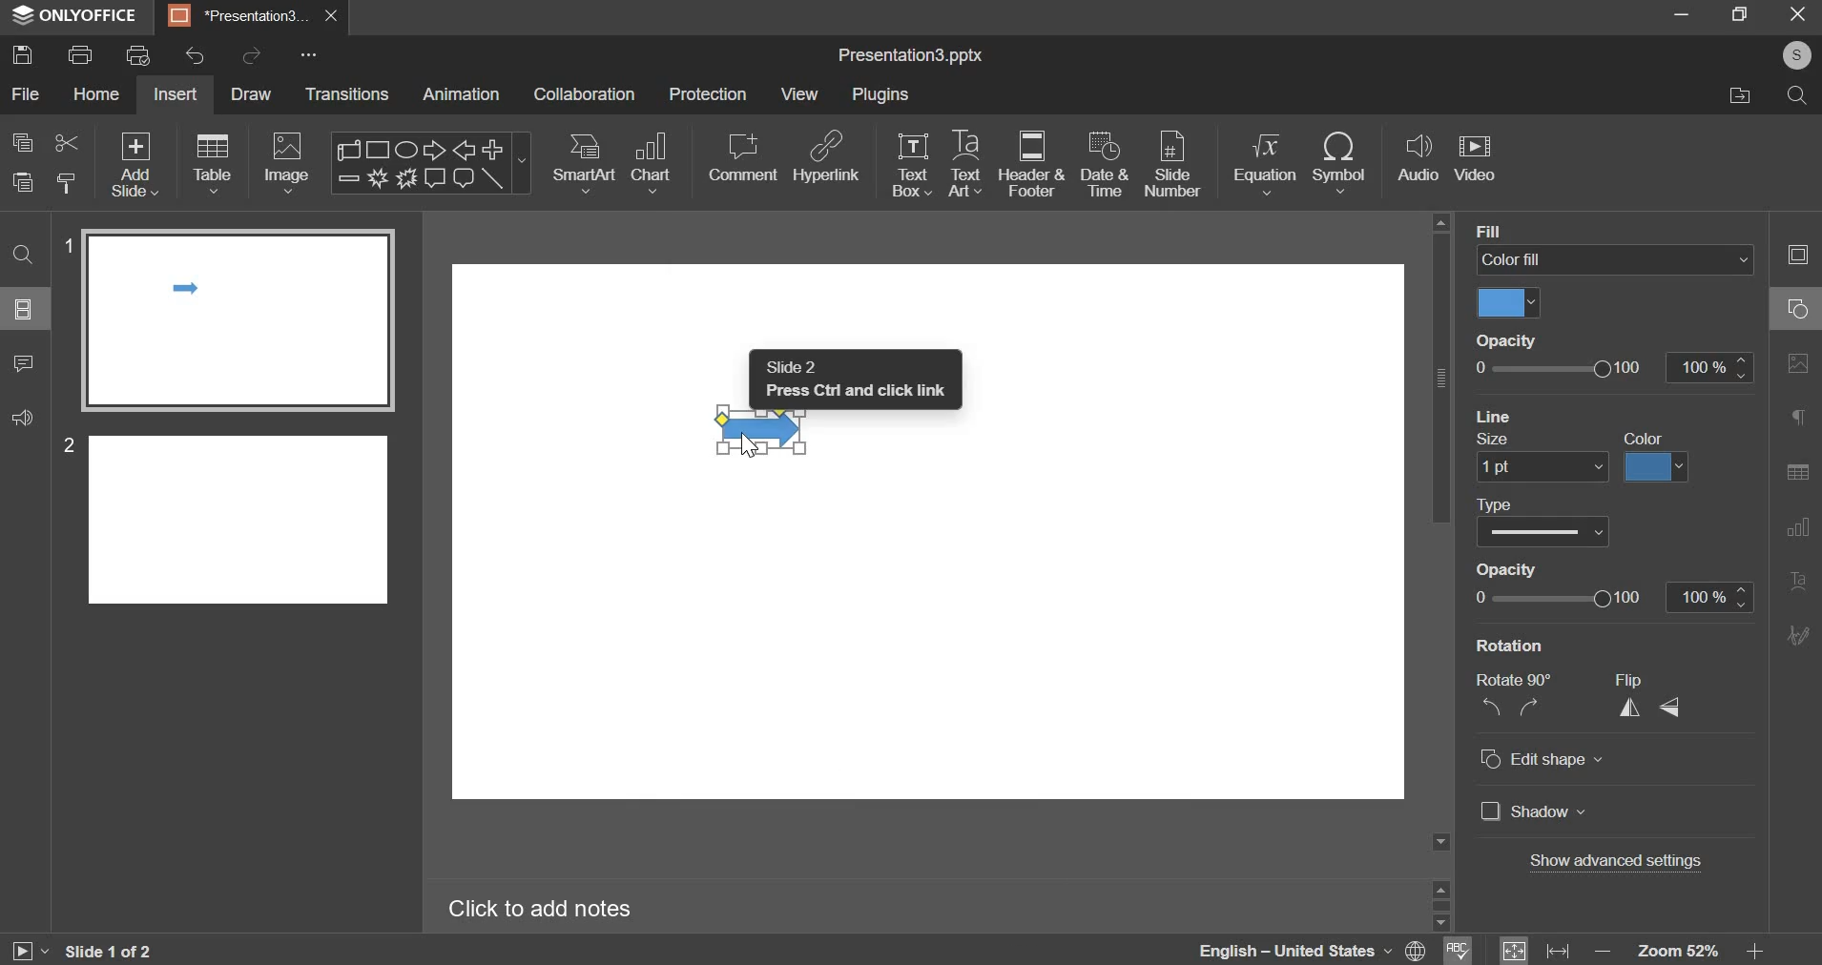  Describe the element at coordinates (237, 320) in the screenshot. I see `slide 1 preview` at that location.